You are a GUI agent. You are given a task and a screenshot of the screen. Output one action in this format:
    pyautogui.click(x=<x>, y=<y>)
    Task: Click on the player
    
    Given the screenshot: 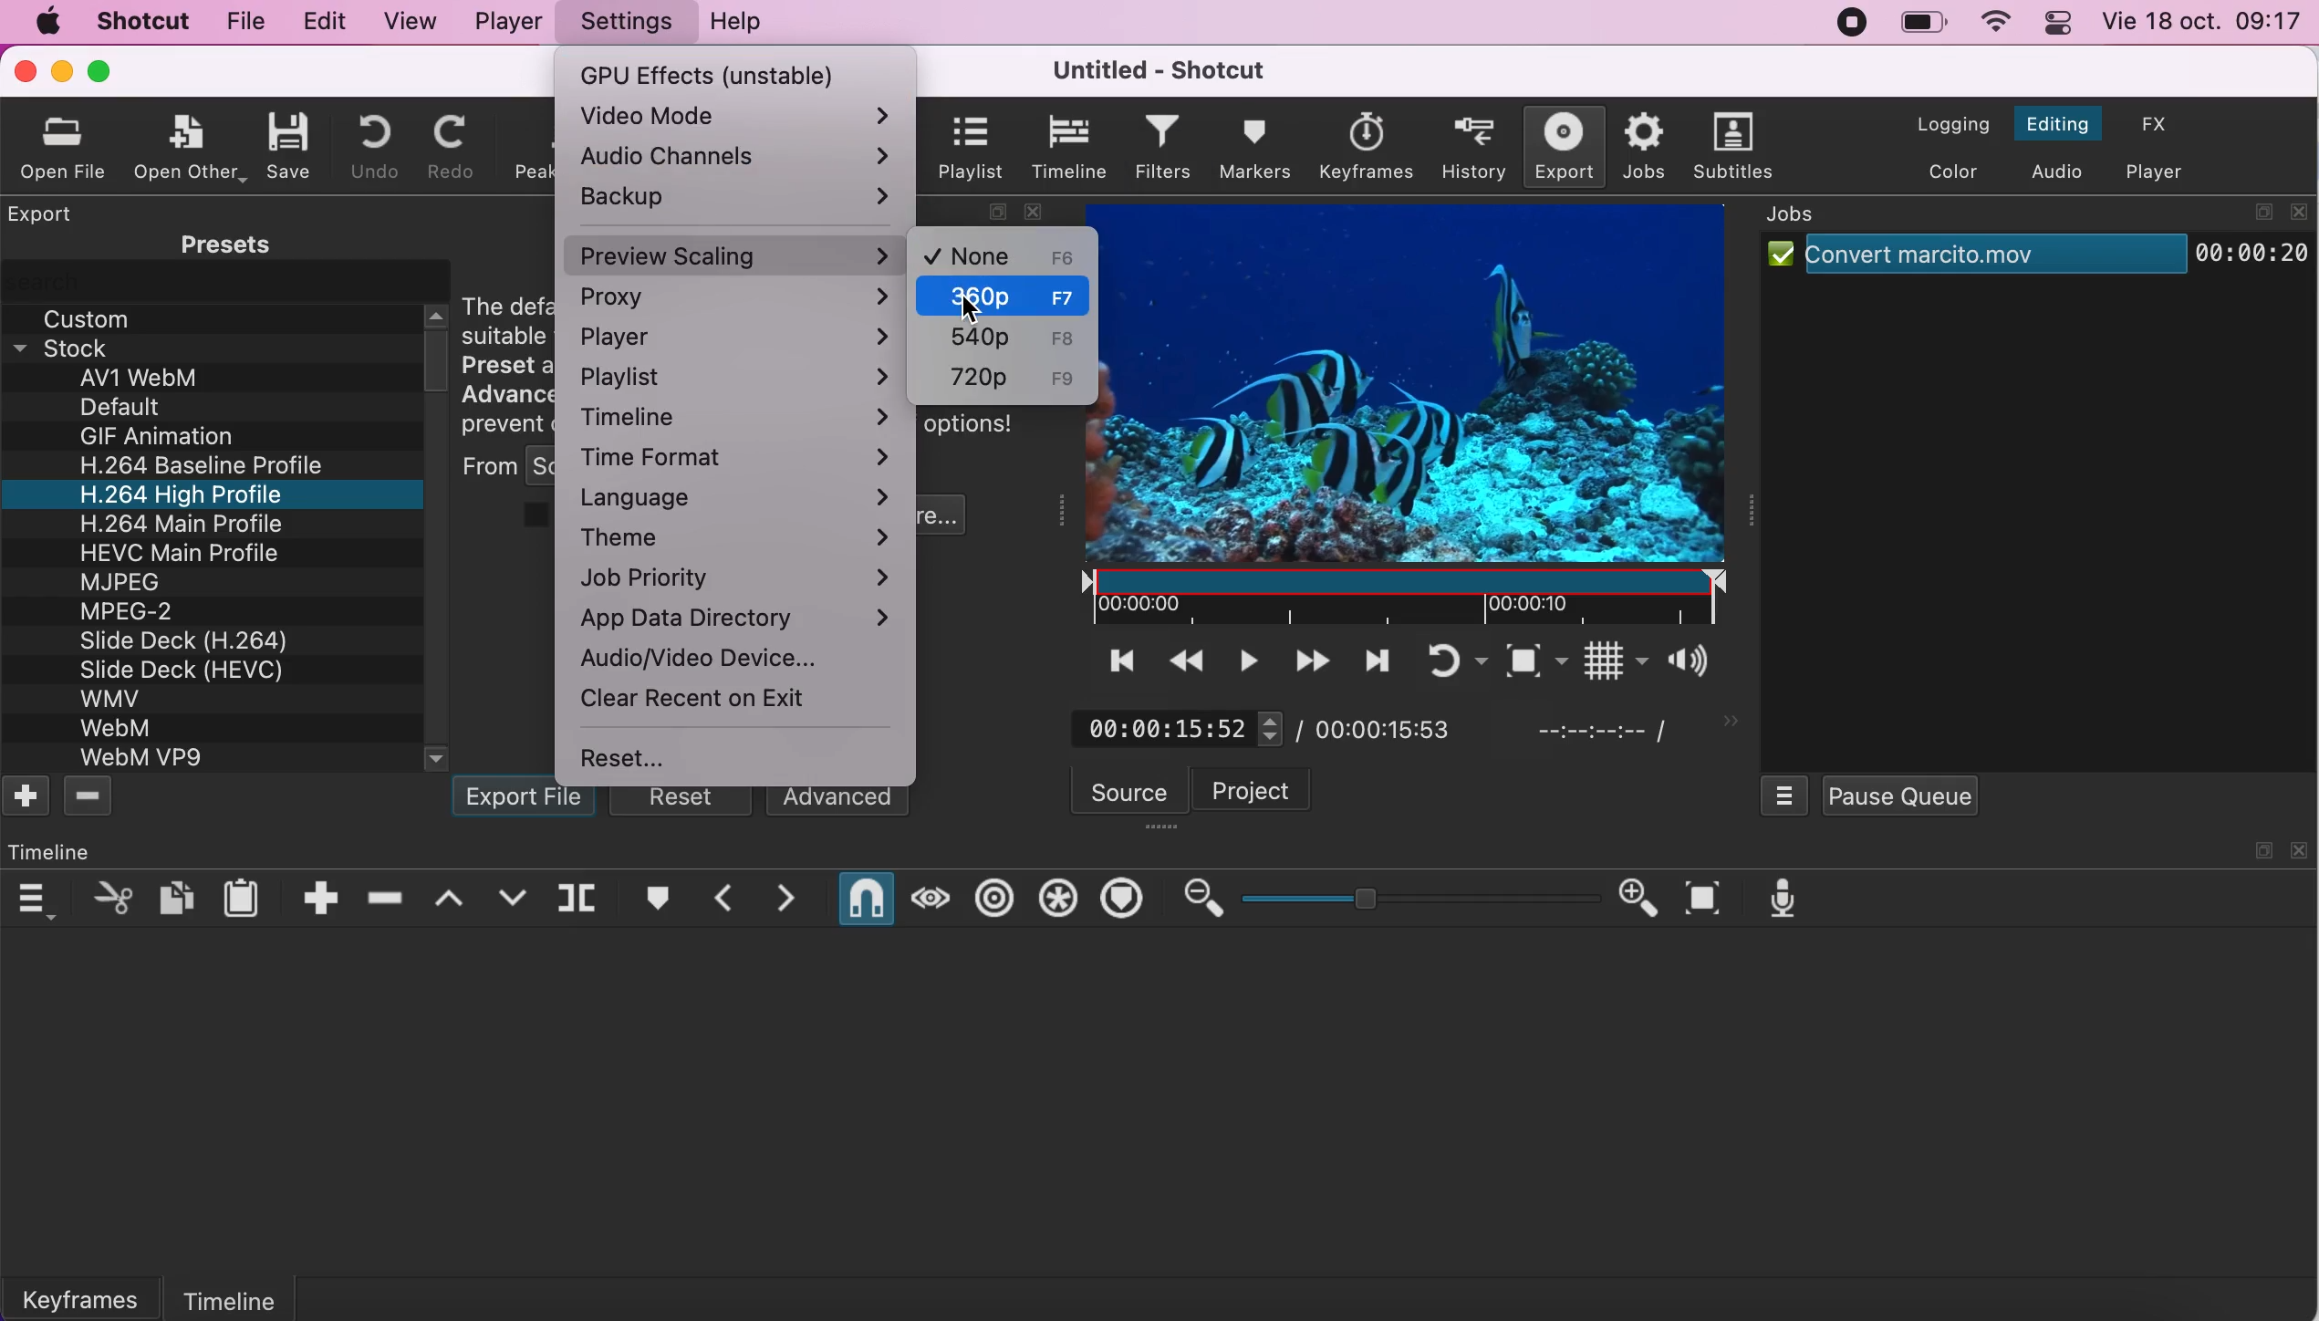 What is the action you would take?
    pyautogui.click(x=504, y=20)
    